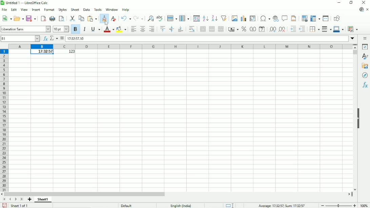 The image size is (370, 208). I want to click on Headers and footers, so click(294, 18).